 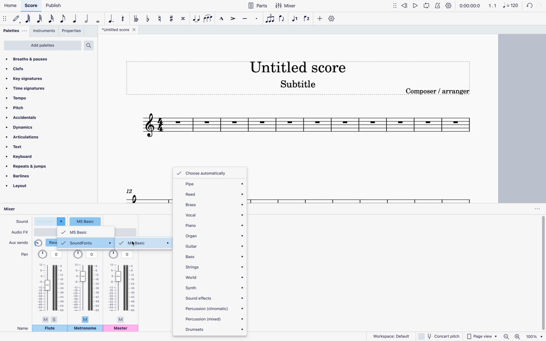 I want to click on master, so click(x=121, y=329).